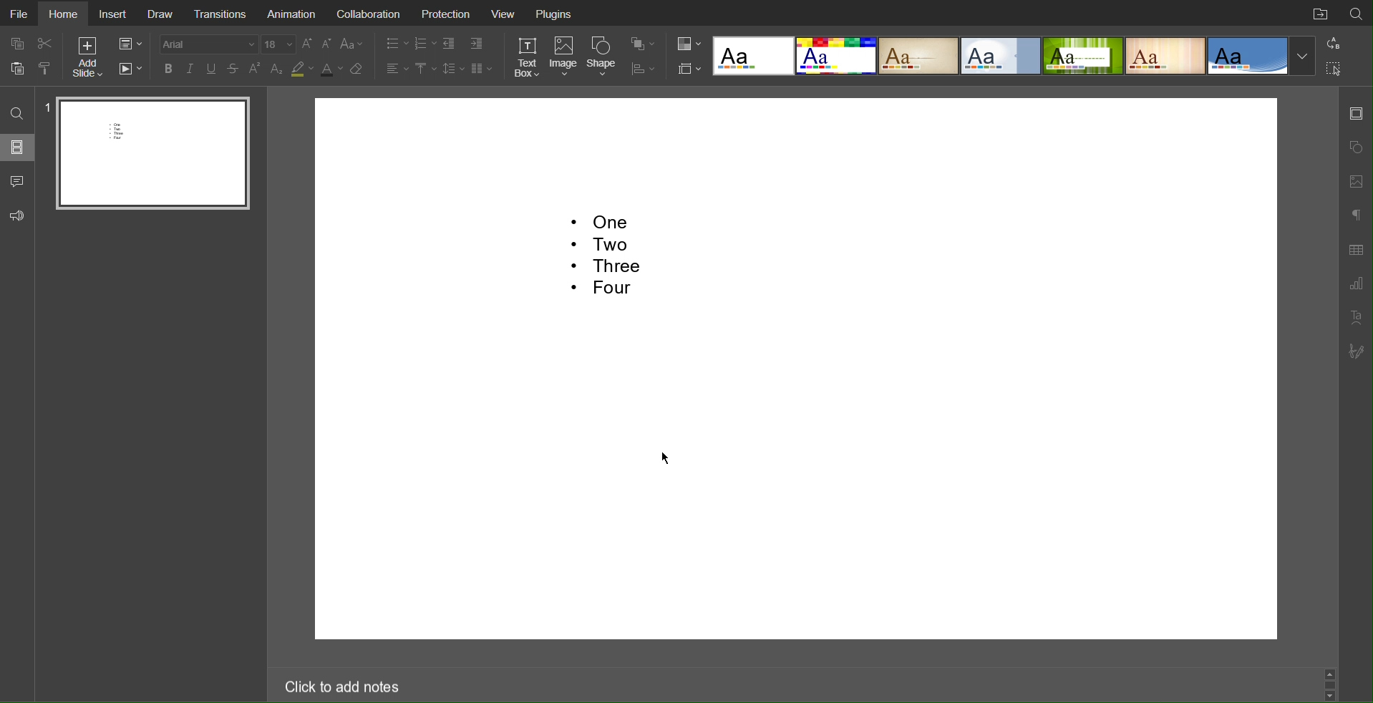 This screenshot has width=1373, height=703. Describe the element at coordinates (424, 44) in the screenshot. I see `Numbered List` at that location.